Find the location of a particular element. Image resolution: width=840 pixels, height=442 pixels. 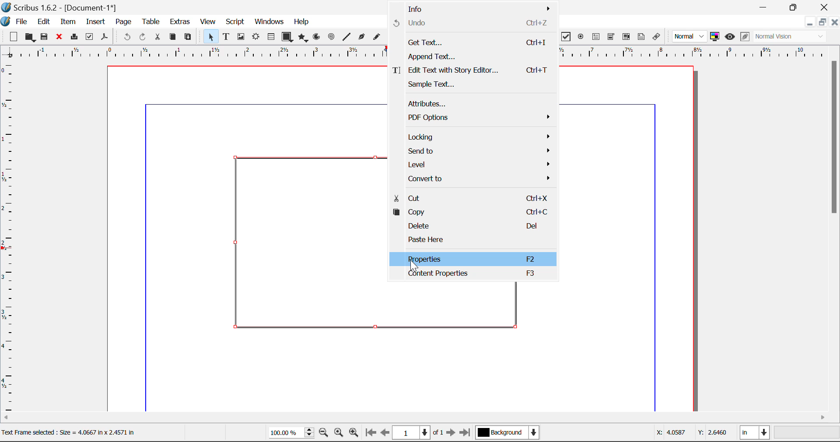

Redo is located at coordinates (144, 37).